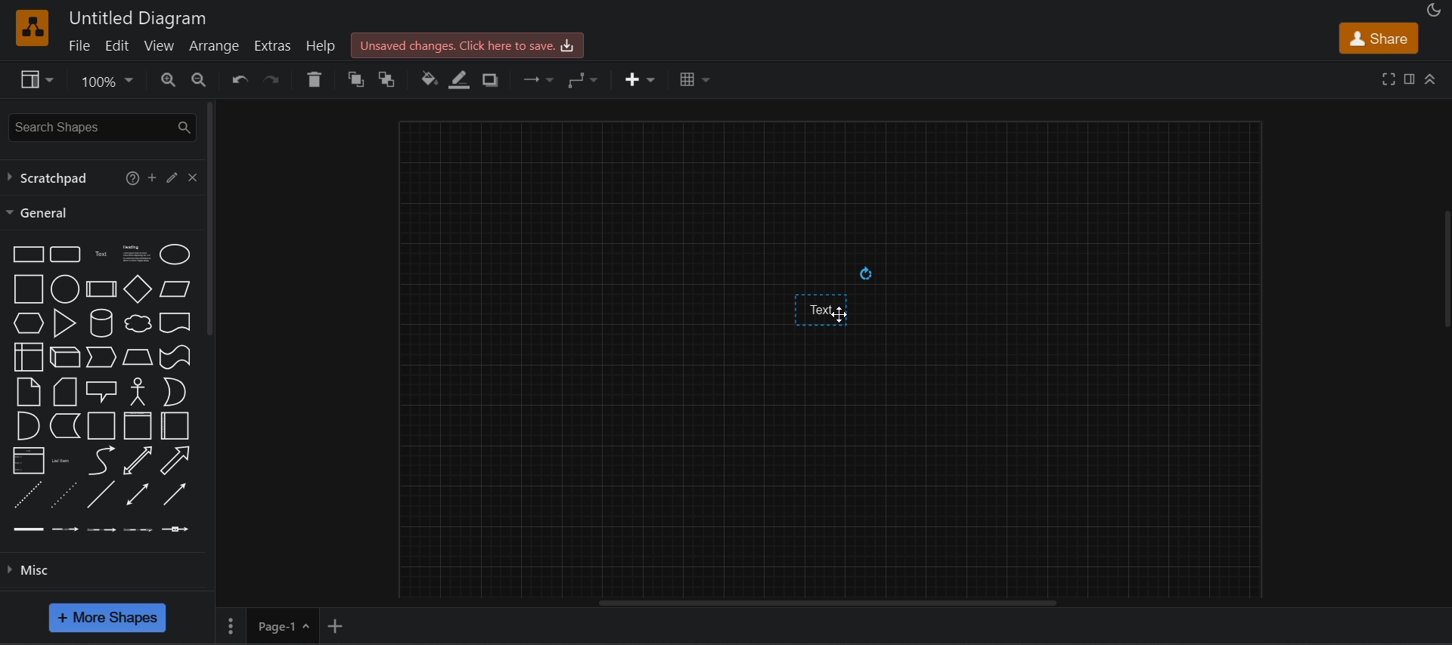 This screenshot has height=645, width=1452. I want to click on close, so click(194, 177).